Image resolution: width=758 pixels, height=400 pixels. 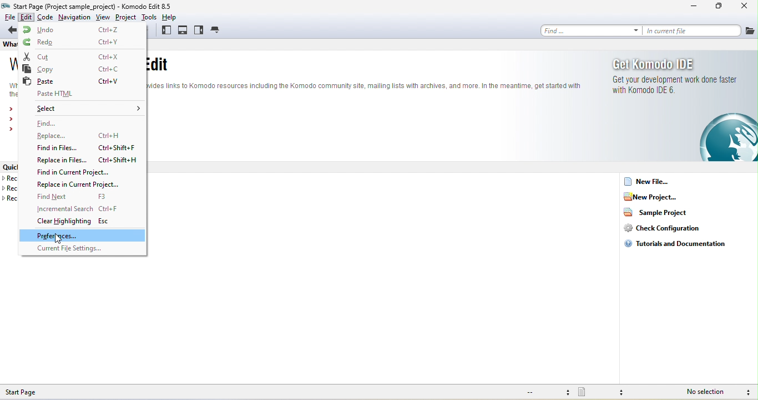 What do you see at coordinates (84, 208) in the screenshot?
I see `incremental searh` at bounding box center [84, 208].